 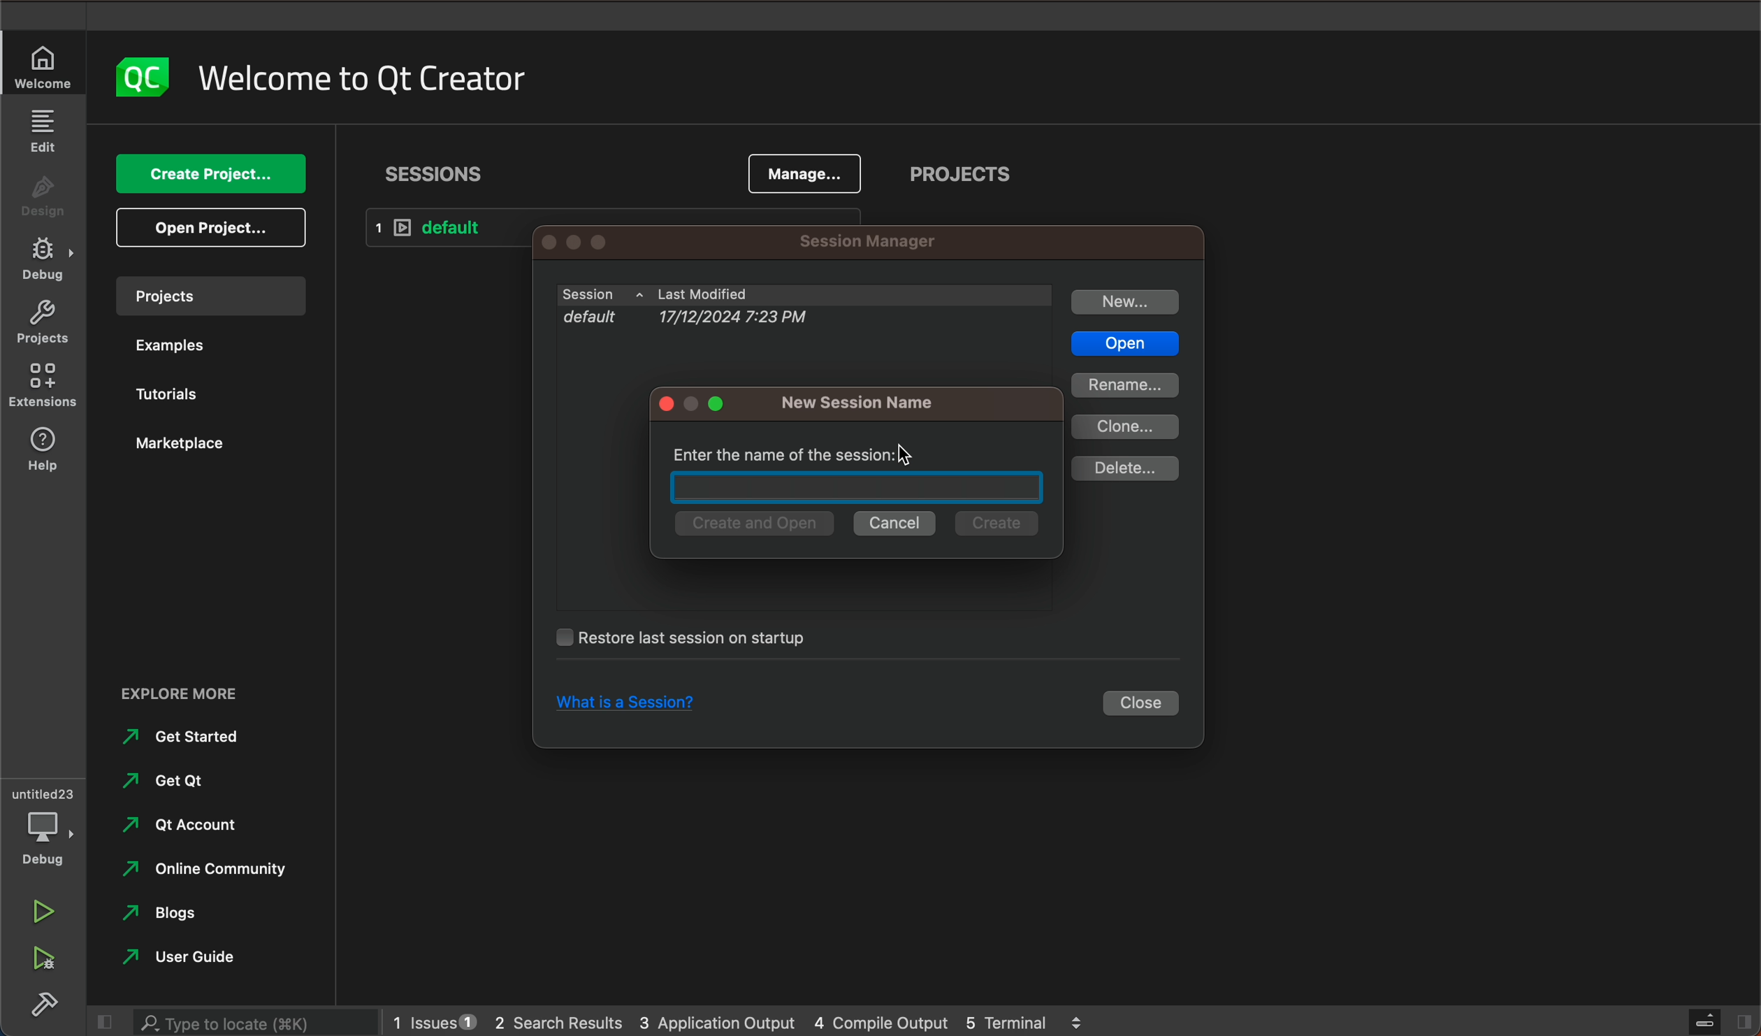 What do you see at coordinates (175, 397) in the screenshot?
I see `tutorials` at bounding box center [175, 397].